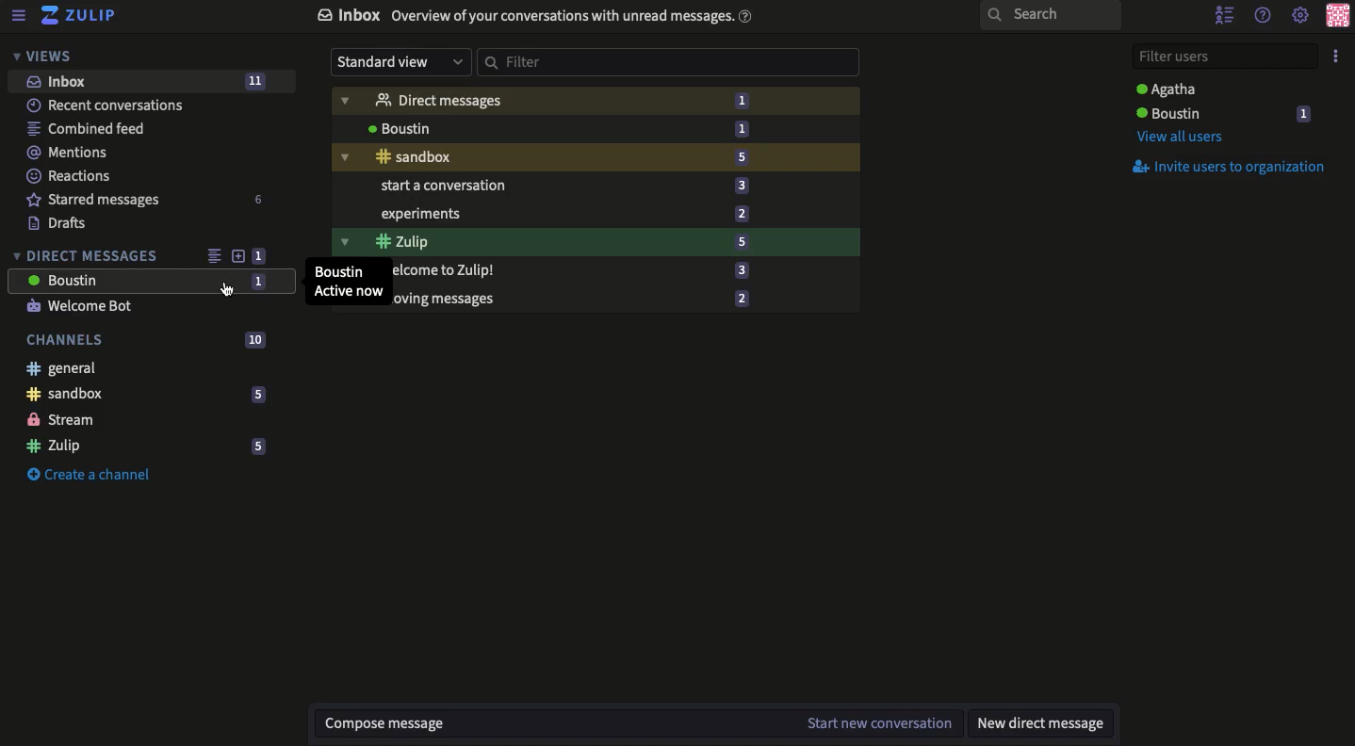  I want to click on Filter, so click(669, 62).